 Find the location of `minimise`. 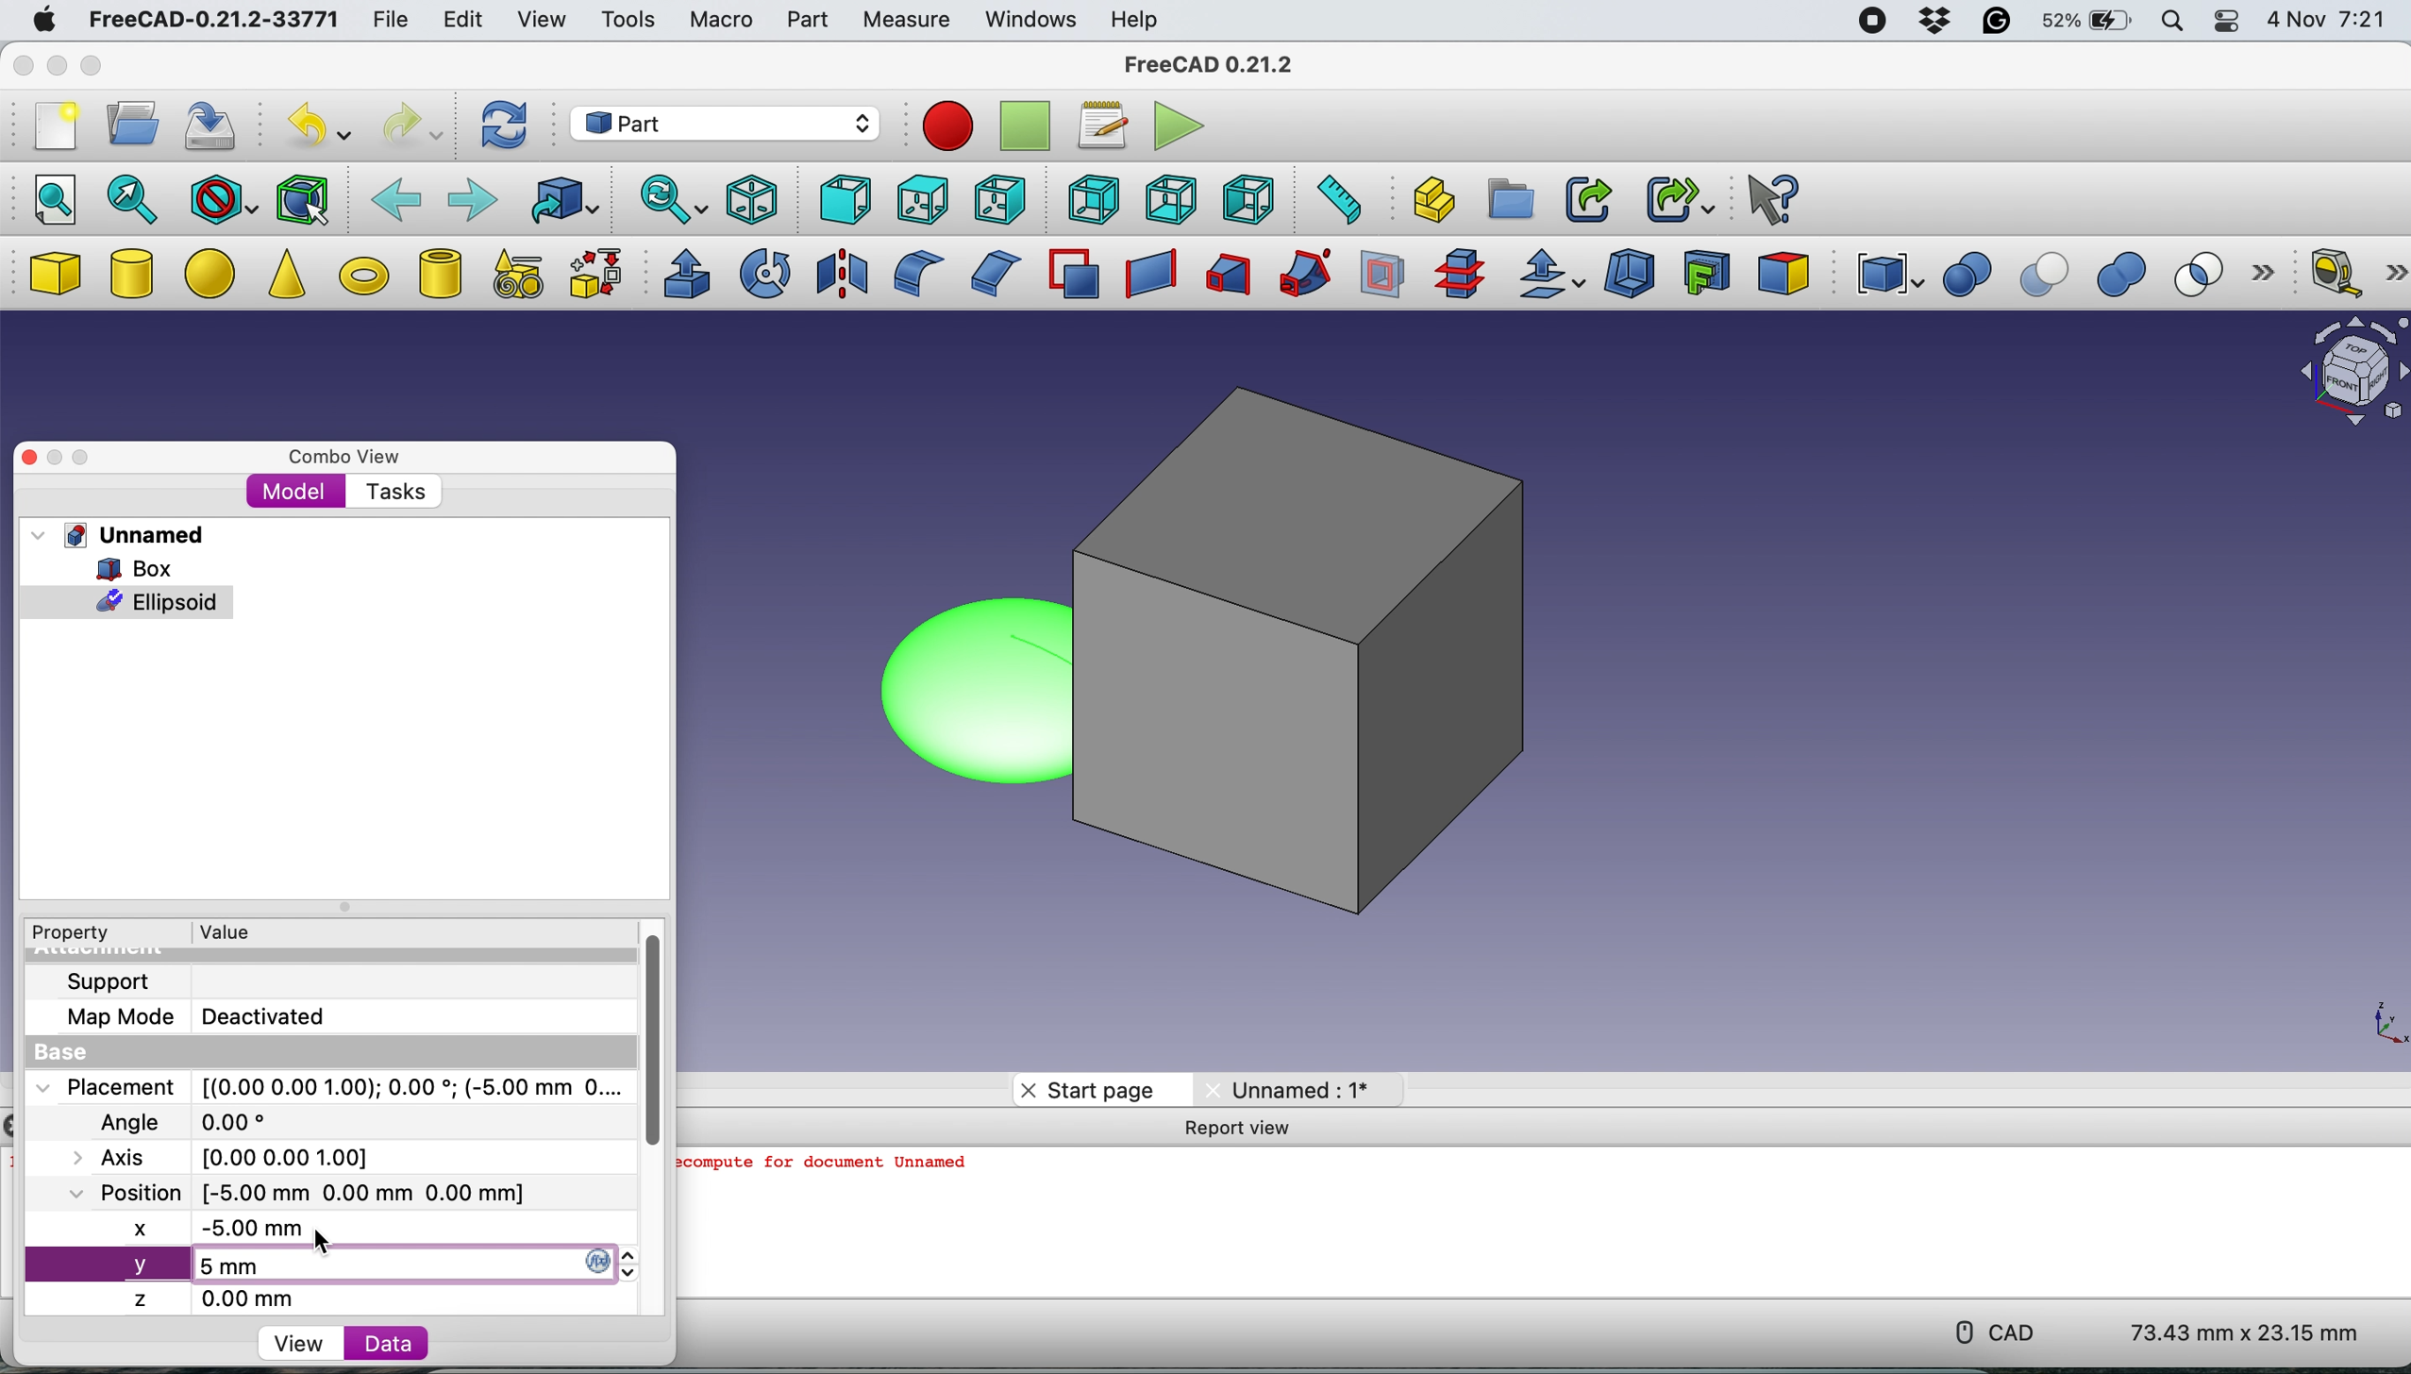

minimise is located at coordinates (58, 458).